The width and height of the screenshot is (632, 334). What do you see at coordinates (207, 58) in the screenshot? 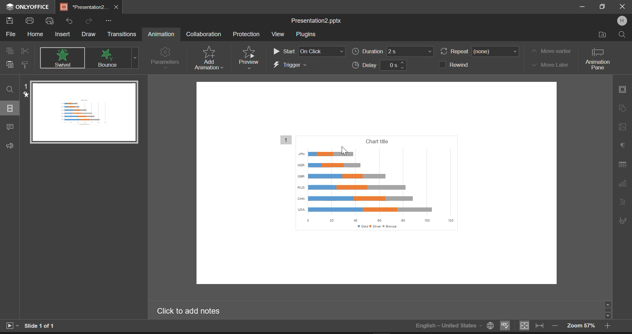
I see `Add Animation` at bounding box center [207, 58].